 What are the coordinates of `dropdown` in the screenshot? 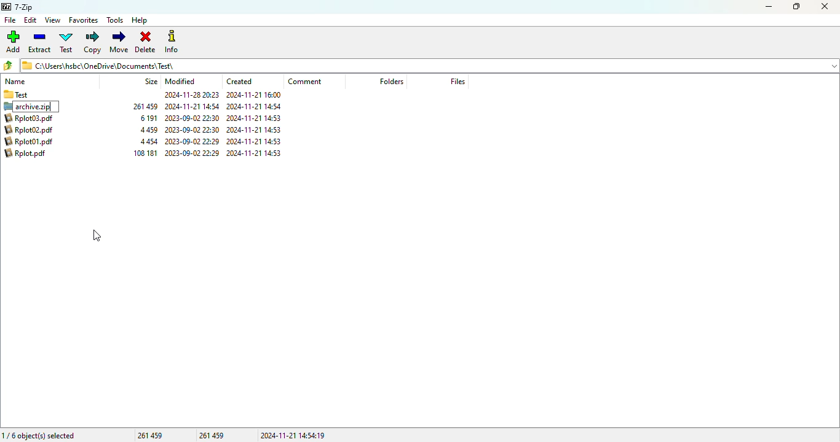 It's located at (834, 65).